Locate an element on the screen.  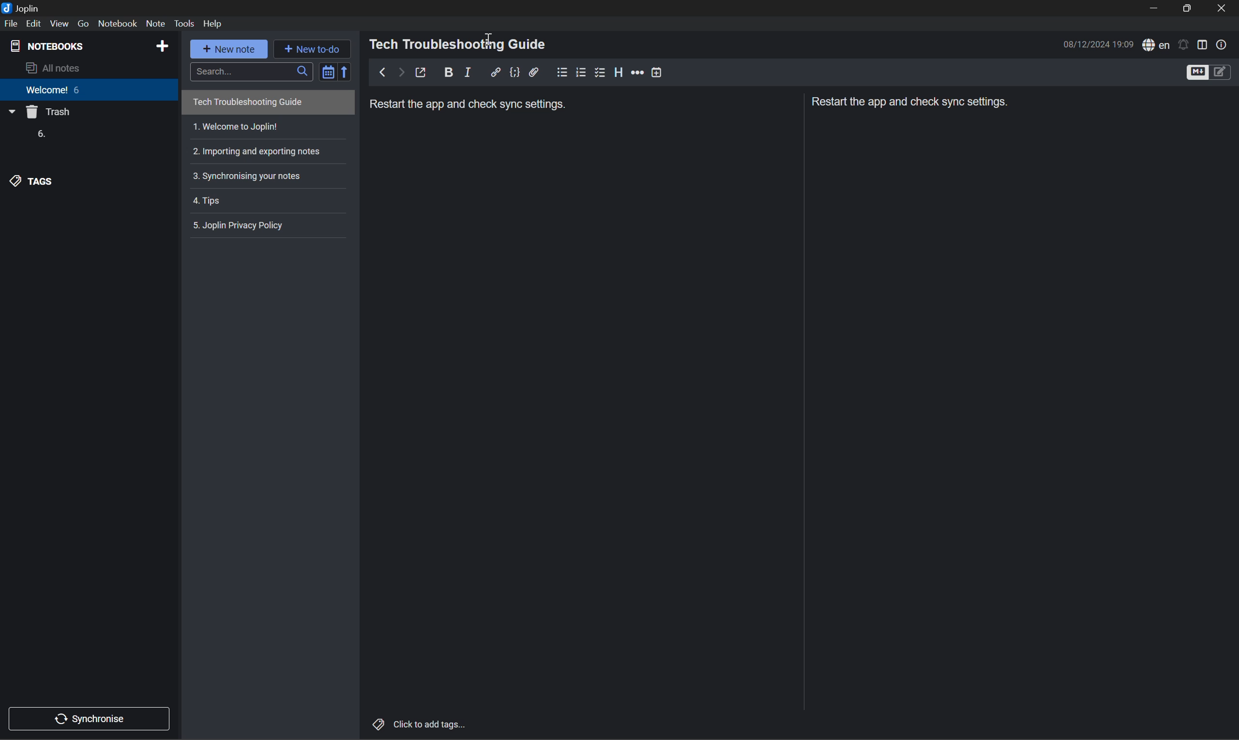
Reverse sort order is located at coordinates (347, 71).